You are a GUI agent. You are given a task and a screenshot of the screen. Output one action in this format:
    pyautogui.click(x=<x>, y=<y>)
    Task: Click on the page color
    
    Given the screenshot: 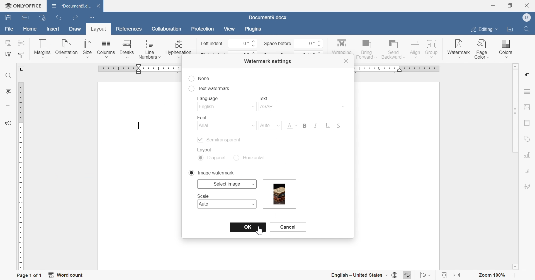 What is the action you would take?
    pyautogui.click(x=482, y=49)
    